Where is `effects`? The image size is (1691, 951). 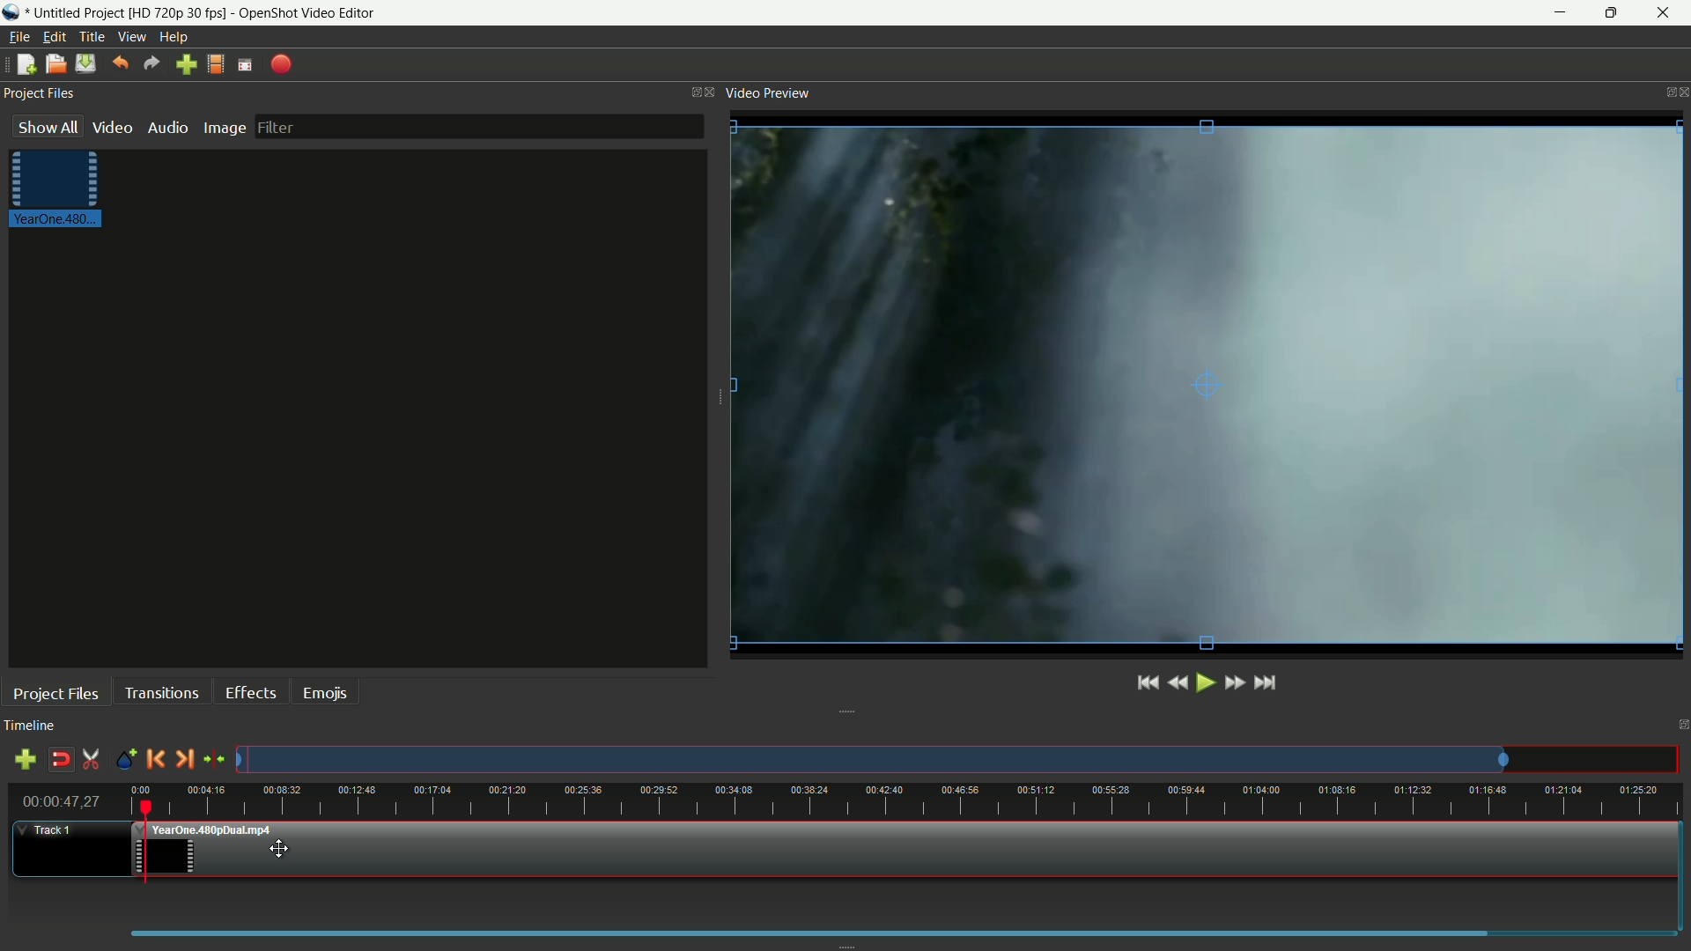 effects is located at coordinates (250, 693).